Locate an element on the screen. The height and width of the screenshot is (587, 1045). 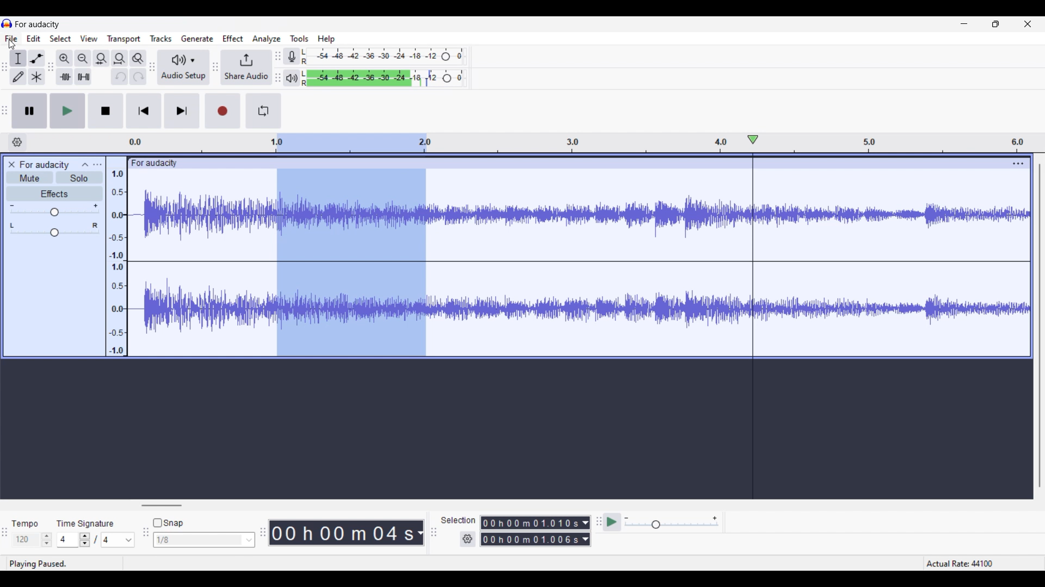
Undo is located at coordinates (120, 76).